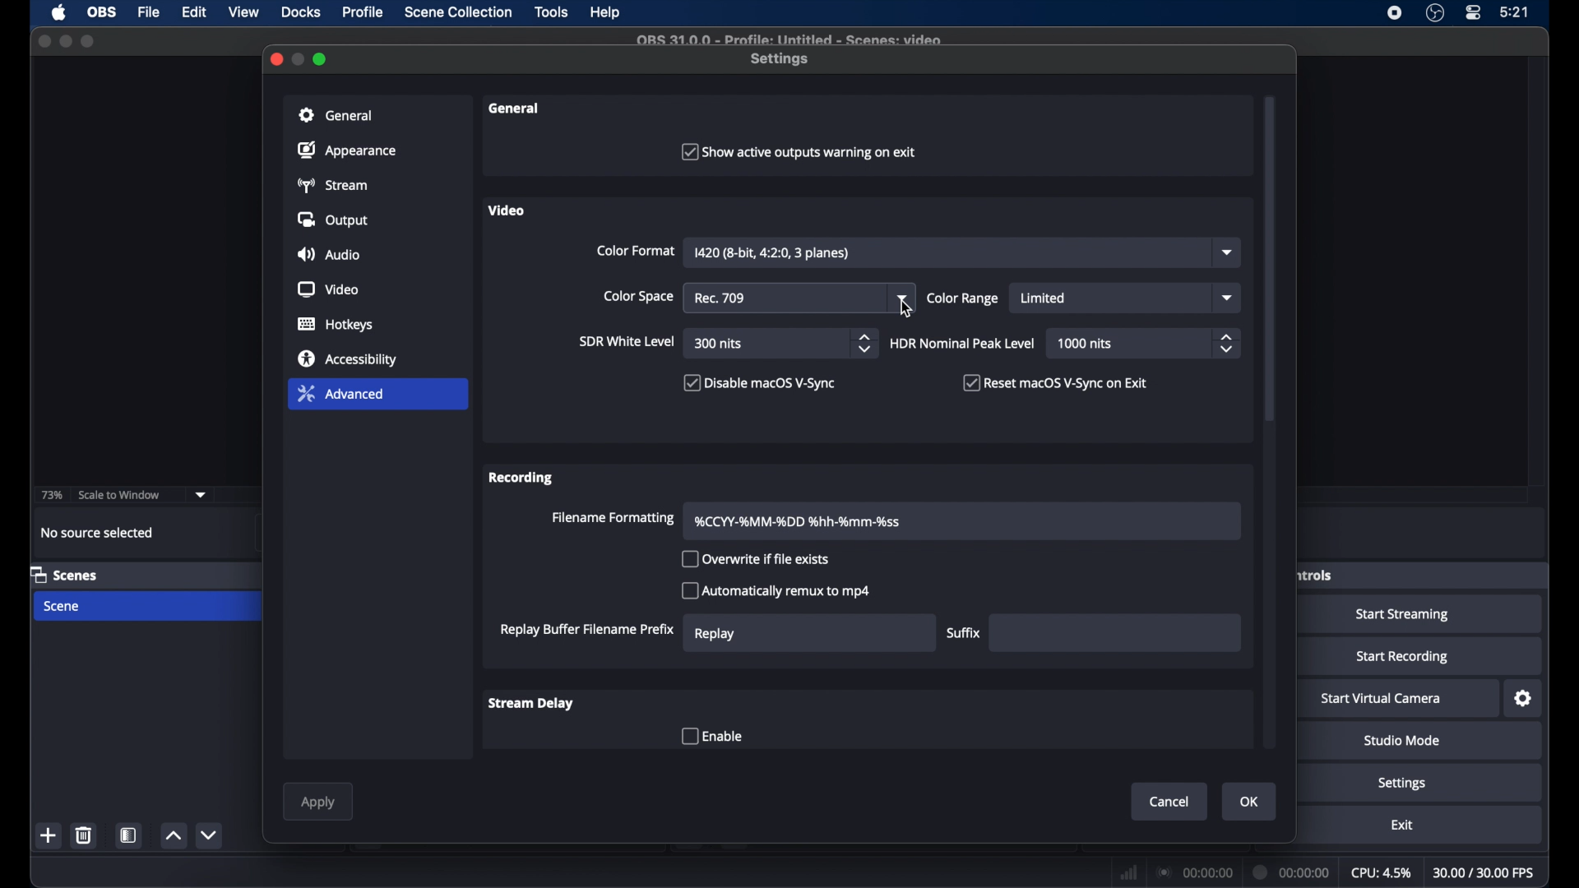 The image size is (1579, 888). What do you see at coordinates (1227, 298) in the screenshot?
I see `dropdown` at bounding box center [1227, 298].